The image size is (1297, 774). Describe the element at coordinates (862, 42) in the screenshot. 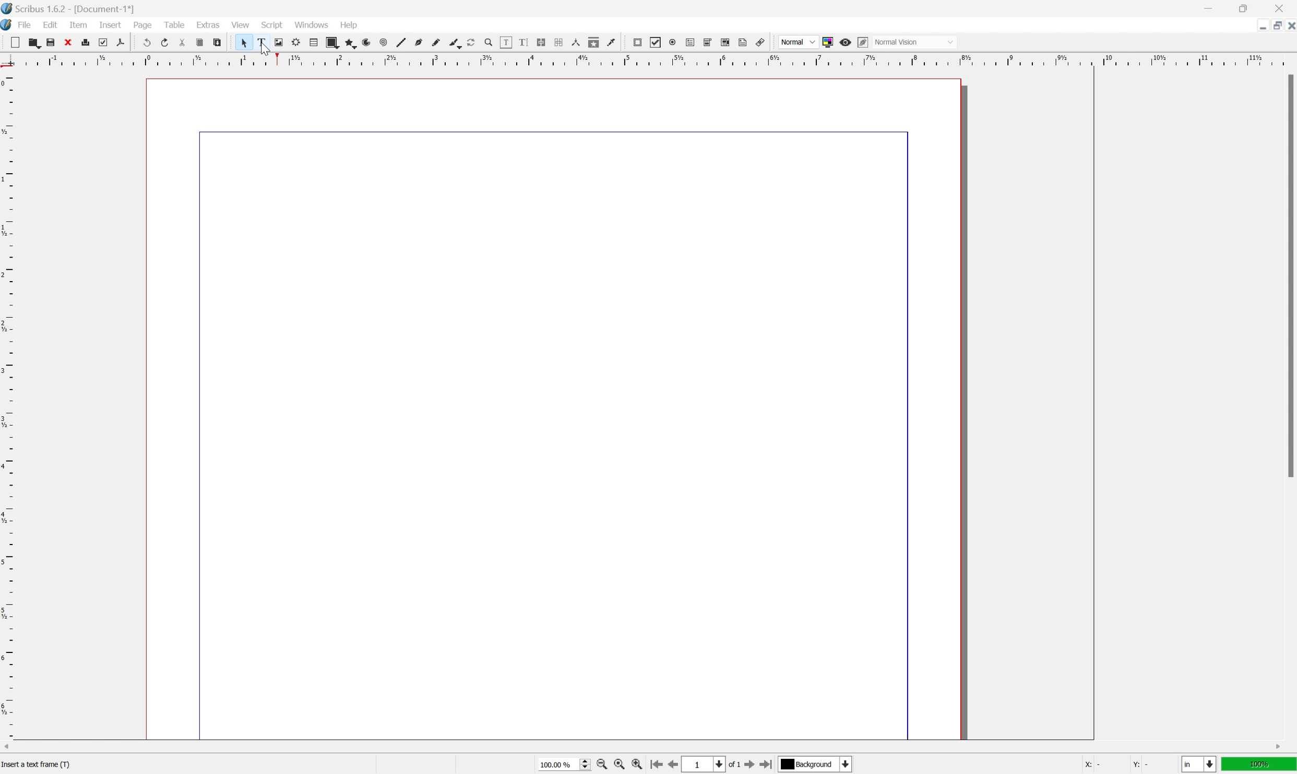

I see `edit in preview mode` at that location.